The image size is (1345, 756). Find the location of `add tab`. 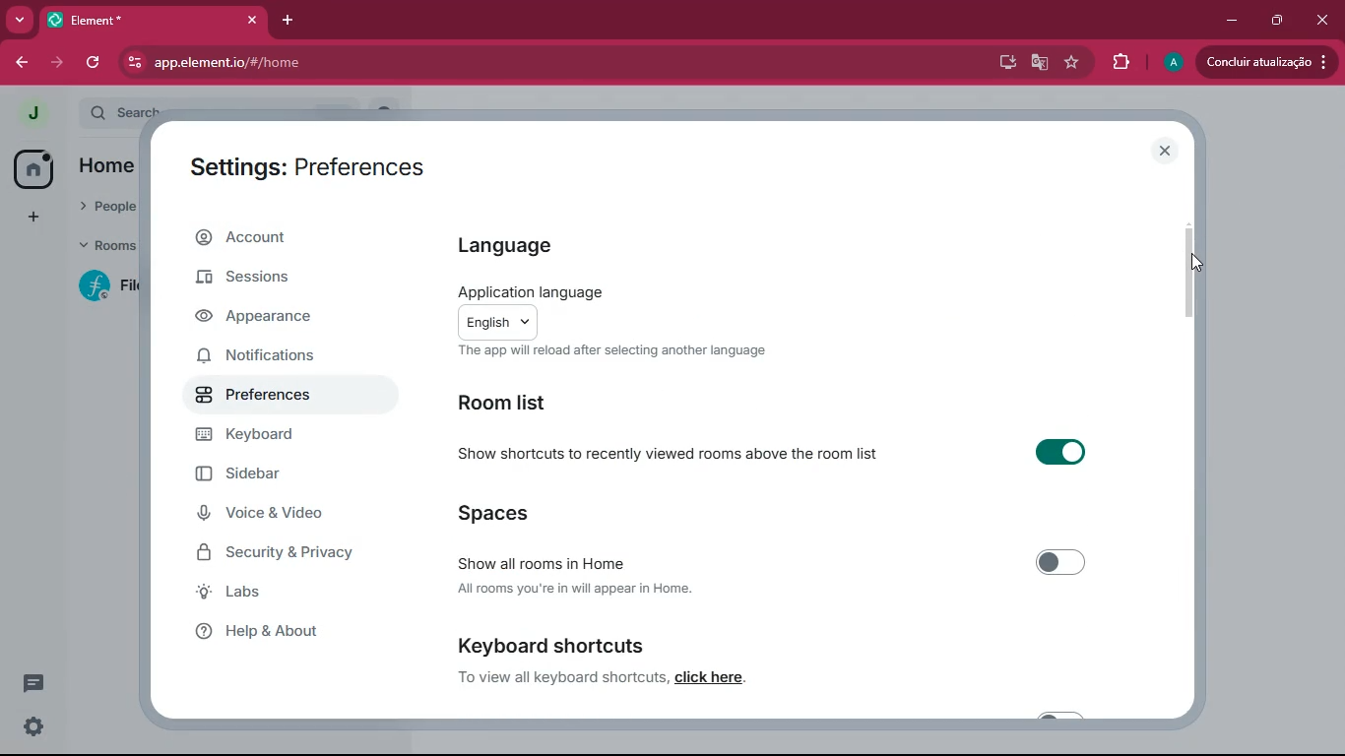

add tab is located at coordinates (290, 21).